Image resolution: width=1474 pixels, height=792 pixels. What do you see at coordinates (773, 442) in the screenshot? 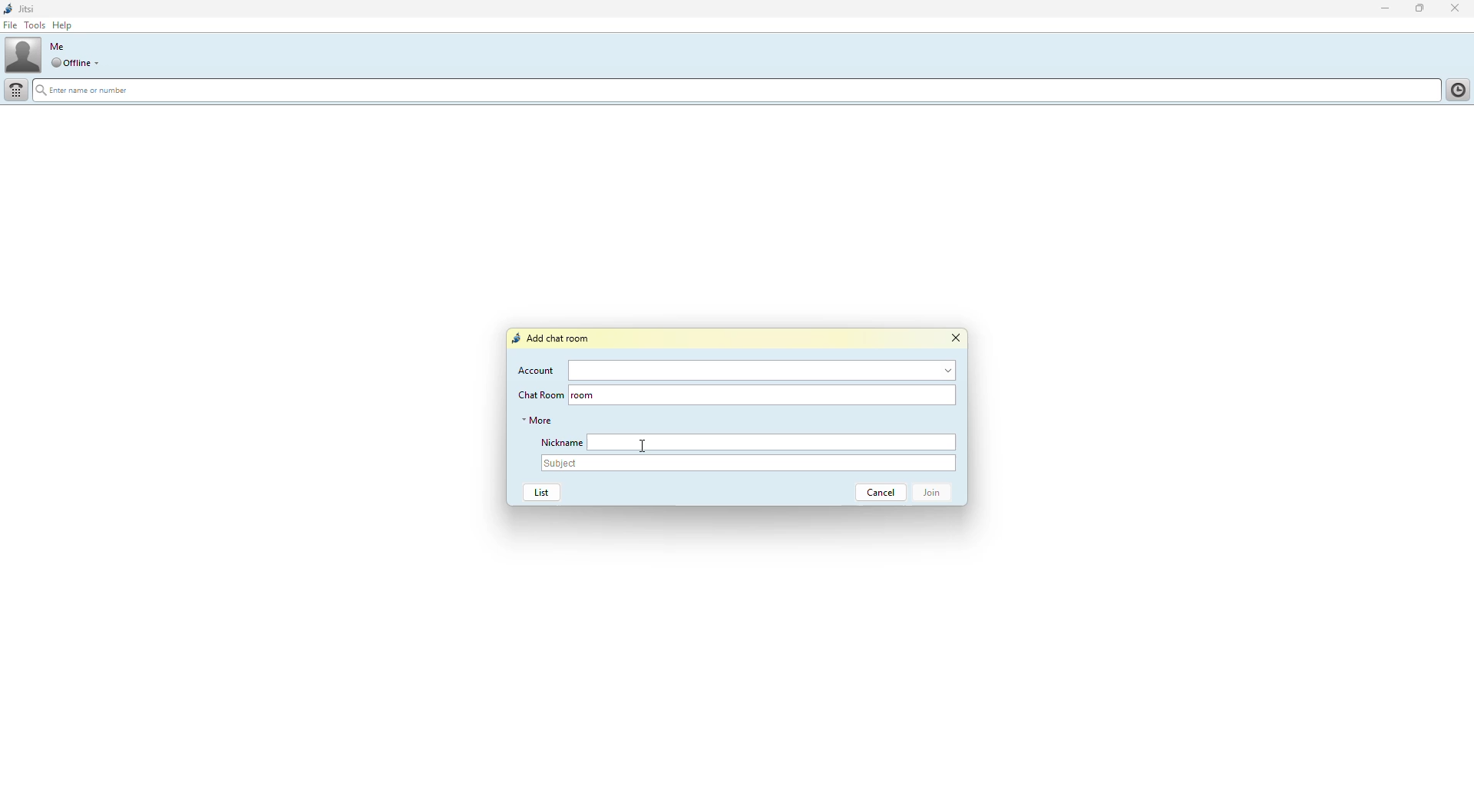
I see `nickname` at bounding box center [773, 442].